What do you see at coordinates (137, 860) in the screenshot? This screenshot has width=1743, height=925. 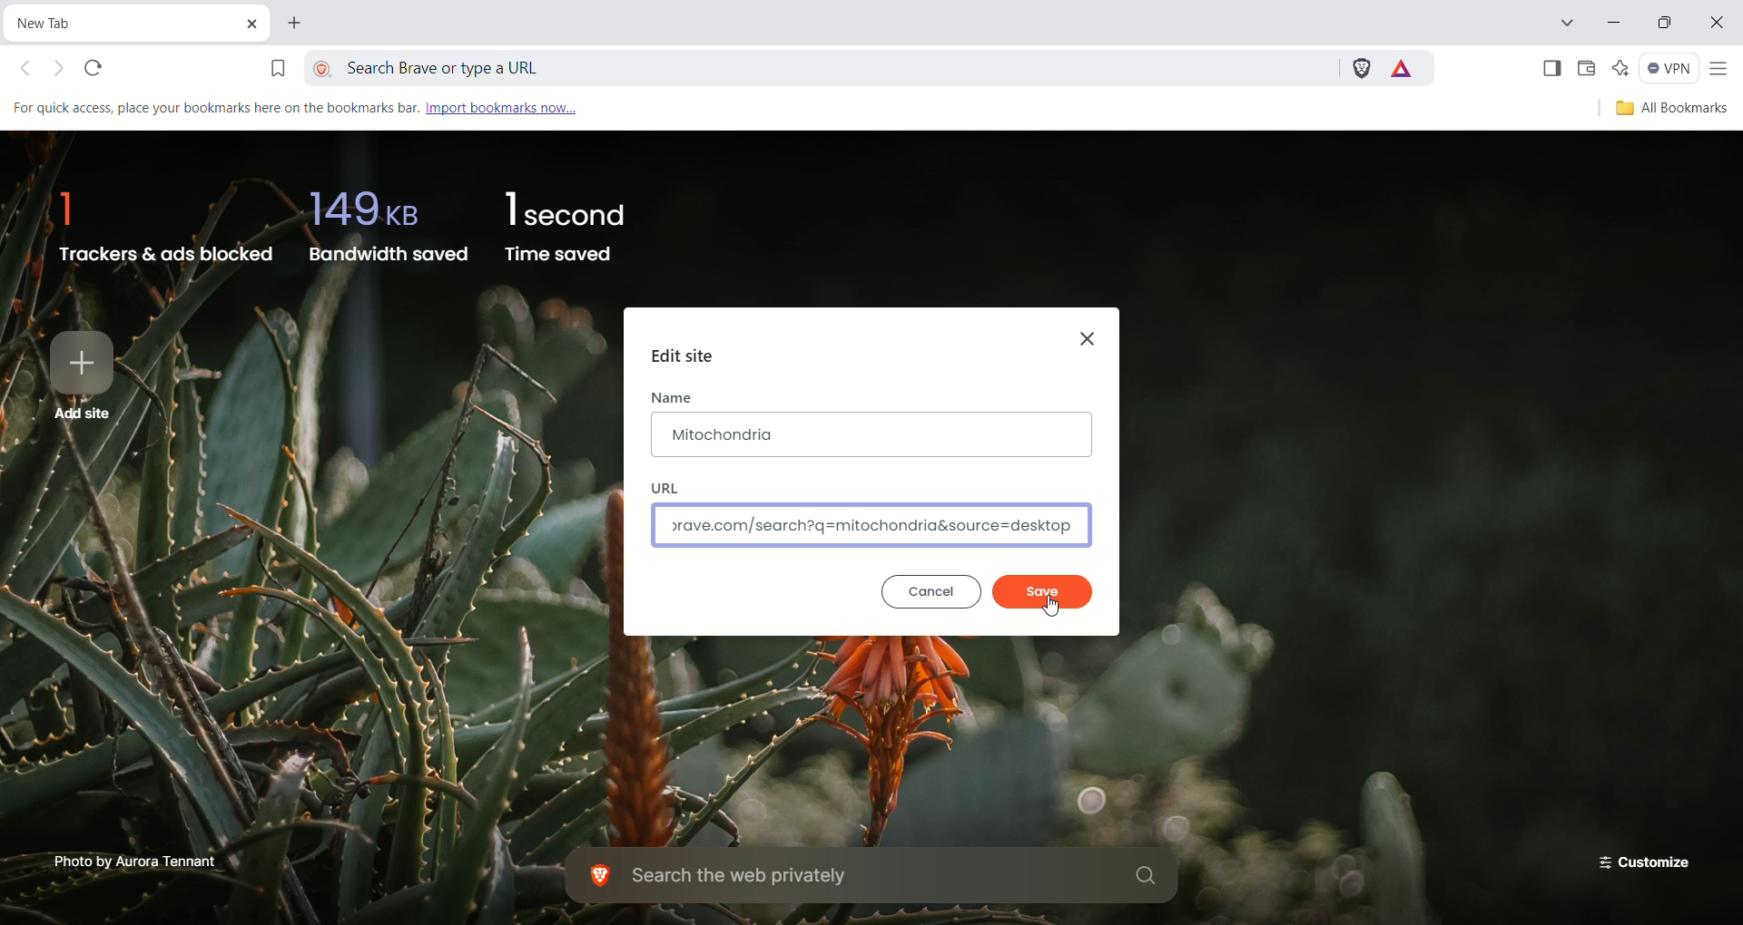 I see `Photo by Aurora Tennant` at bounding box center [137, 860].